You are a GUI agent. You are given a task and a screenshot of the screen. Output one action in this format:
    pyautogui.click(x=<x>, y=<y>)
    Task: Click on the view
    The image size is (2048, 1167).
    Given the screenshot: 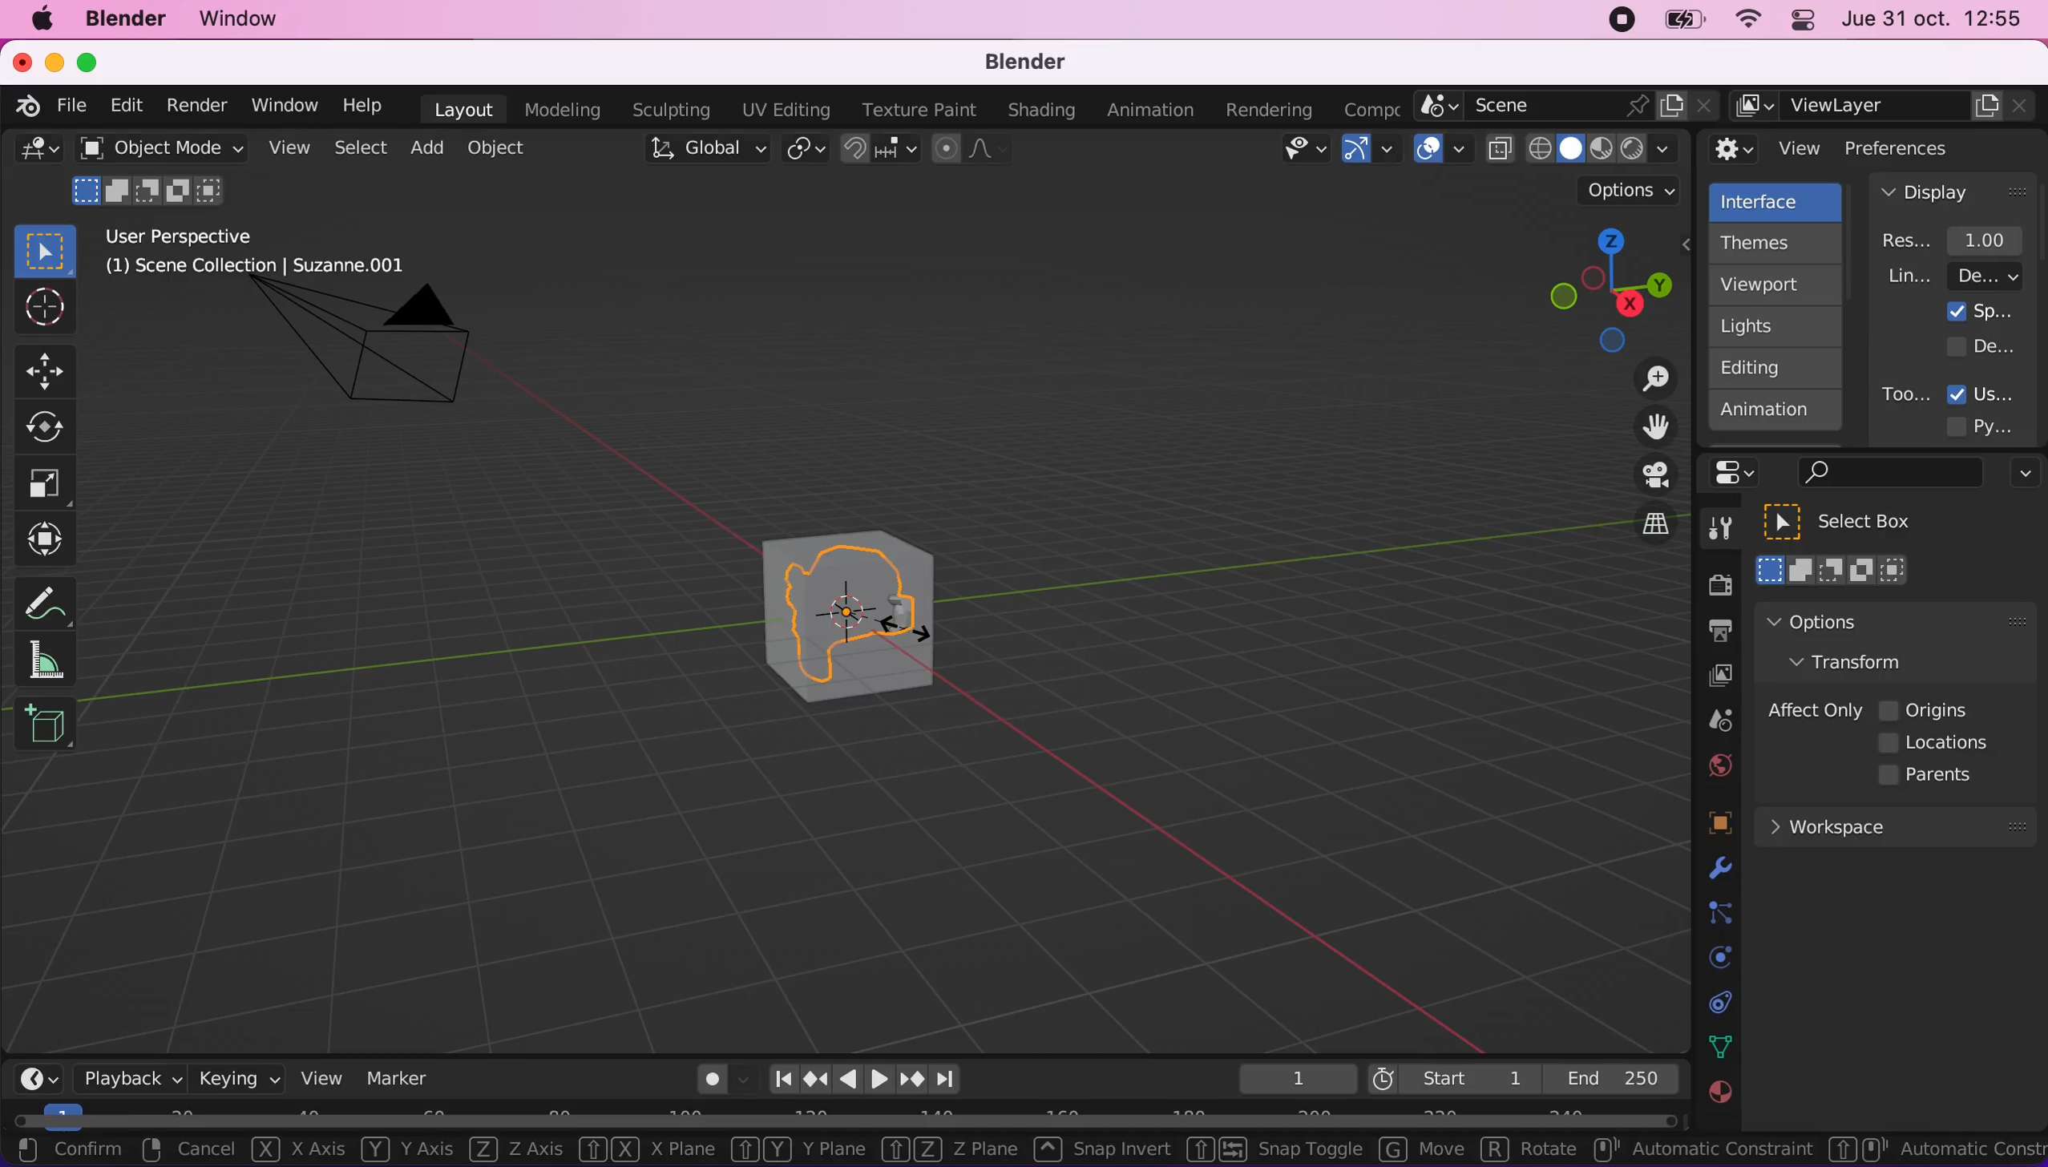 What is the action you would take?
    pyautogui.click(x=285, y=148)
    